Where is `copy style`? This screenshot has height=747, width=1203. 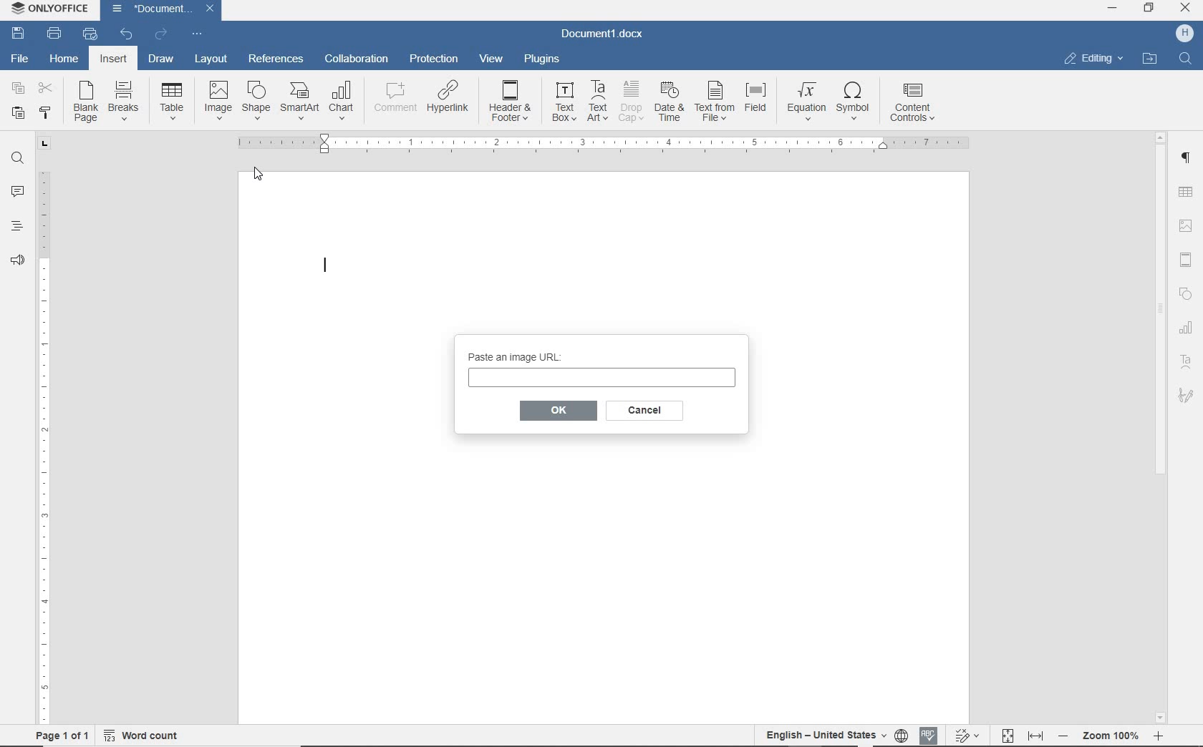 copy style is located at coordinates (47, 113).